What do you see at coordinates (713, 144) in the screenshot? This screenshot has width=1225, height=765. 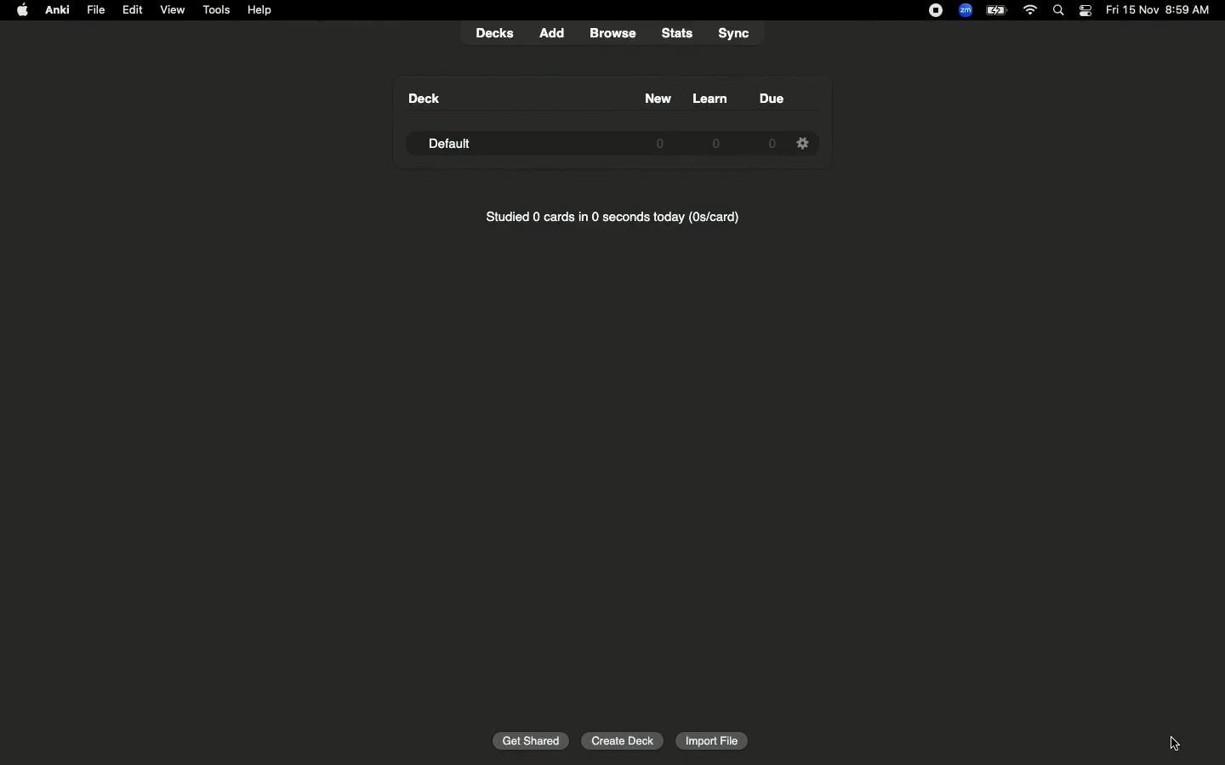 I see `0` at bounding box center [713, 144].